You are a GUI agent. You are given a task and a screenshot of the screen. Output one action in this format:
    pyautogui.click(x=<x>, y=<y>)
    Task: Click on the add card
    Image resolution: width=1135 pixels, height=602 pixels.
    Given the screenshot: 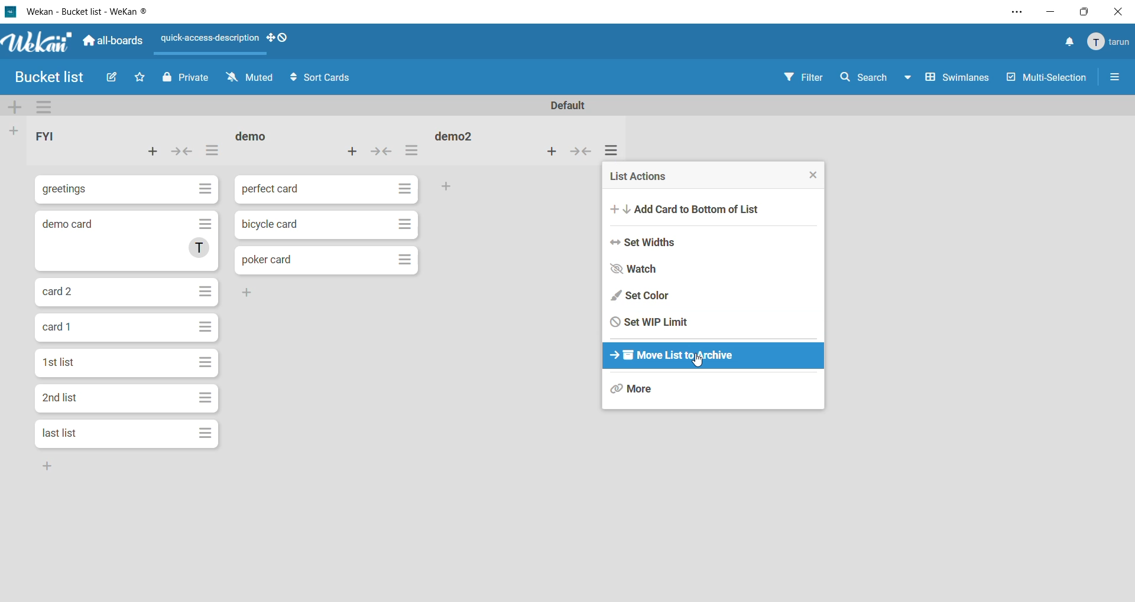 What is the action you would take?
    pyautogui.click(x=158, y=153)
    